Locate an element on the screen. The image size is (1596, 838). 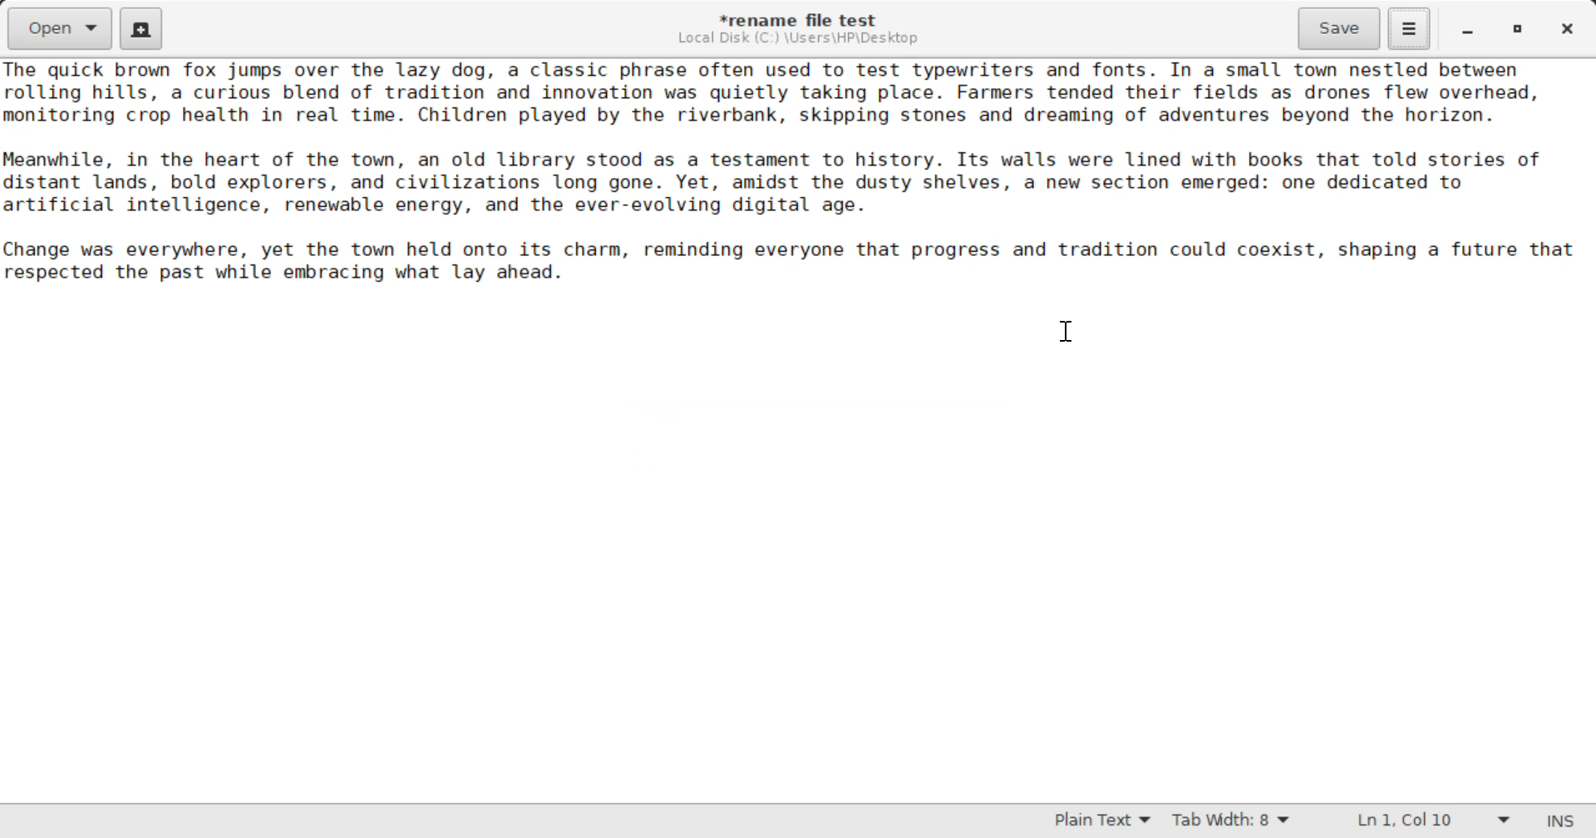
Open Document is located at coordinates (57, 28).